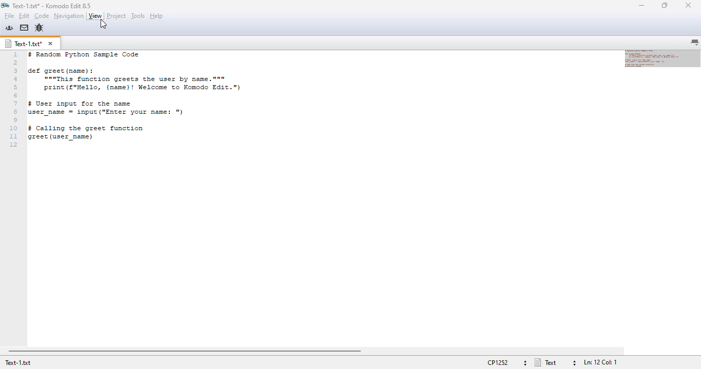 The height and width of the screenshot is (369, 701). What do you see at coordinates (25, 15) in the screenshot?
I see `edit` at bounding box center [25, 15].